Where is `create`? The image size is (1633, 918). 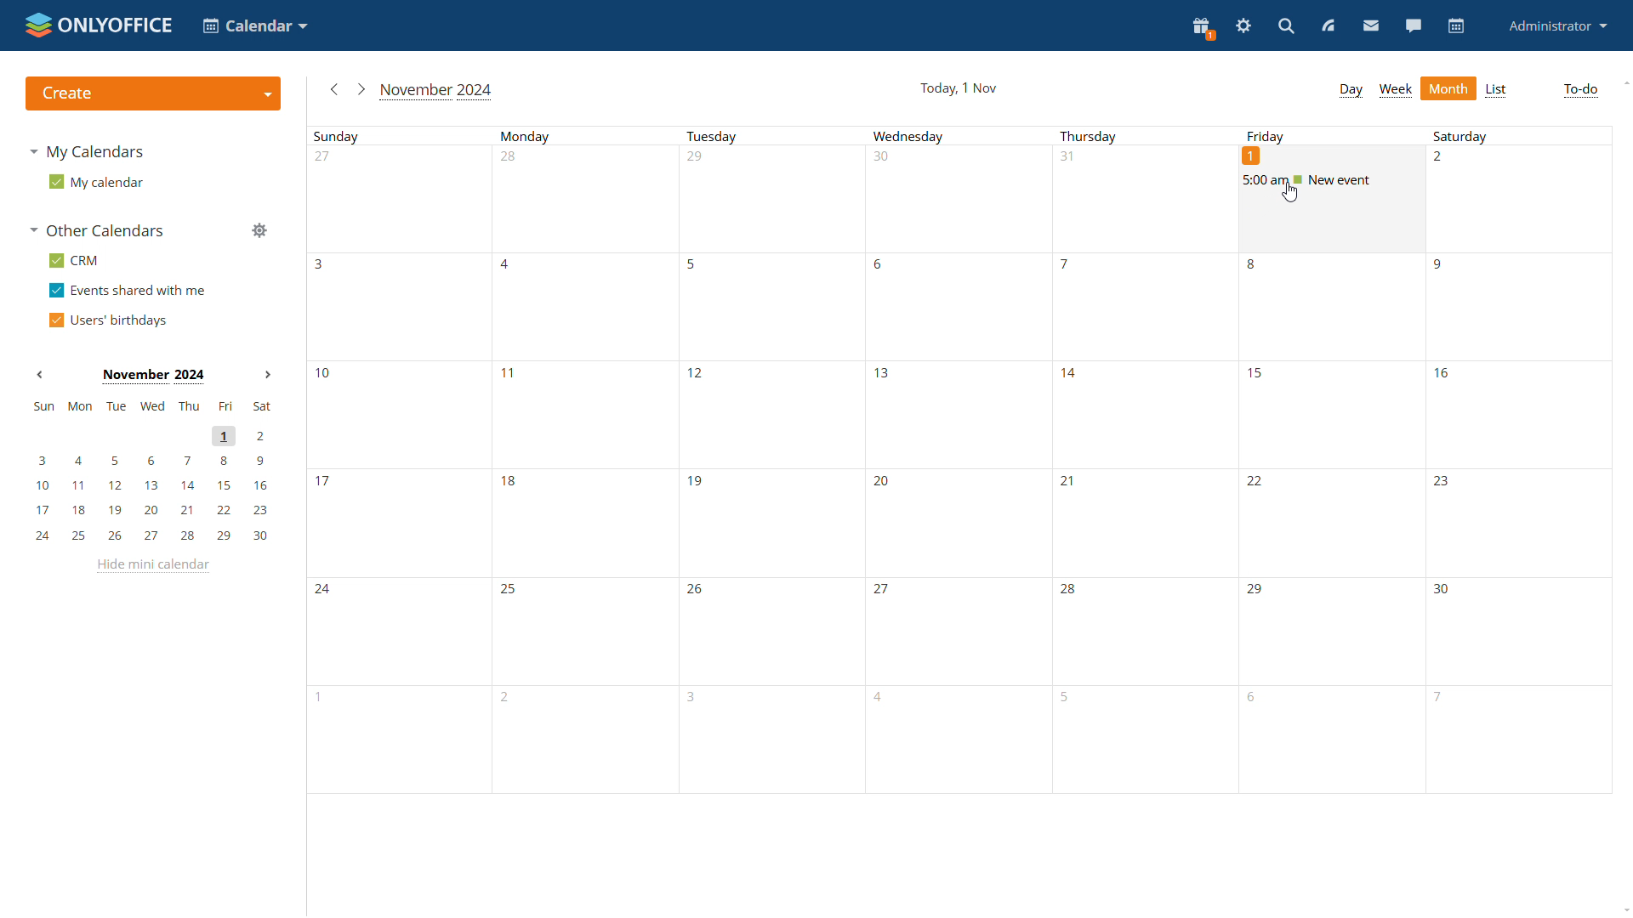
create is located at coordinates (153, 93).